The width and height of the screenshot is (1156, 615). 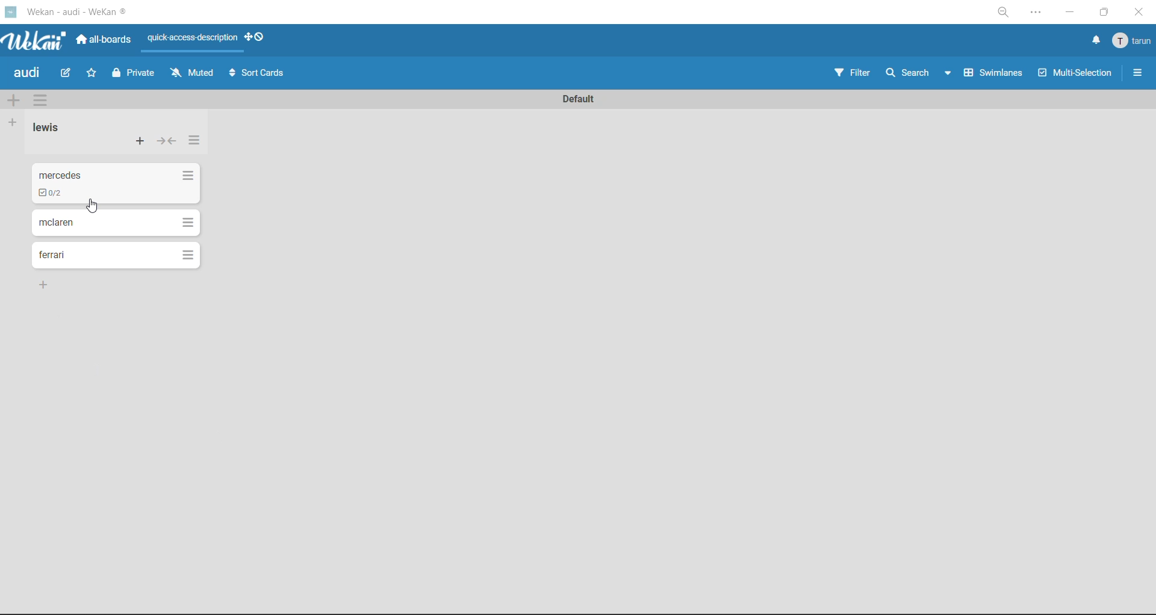 I want to click on notifications, so click(x=1094, y=42).